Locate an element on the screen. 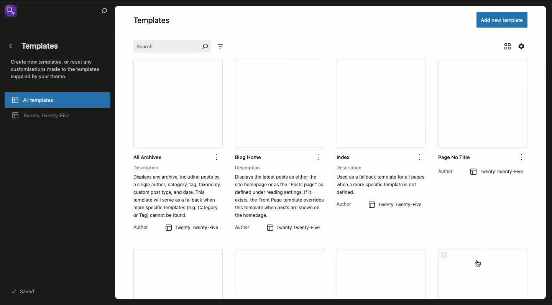 This screenshot has width=552, height=305. Options is located at coordinates (521, 156).